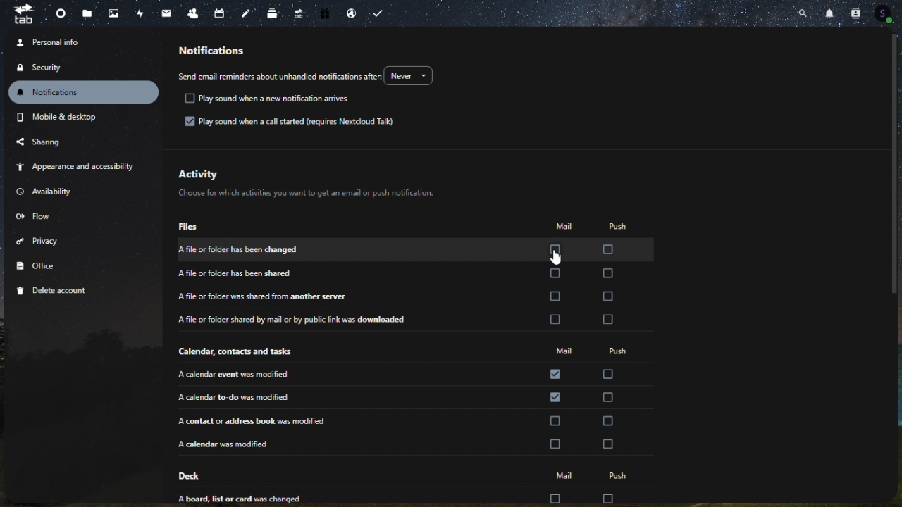  I want to click on sharing, so click(58, 140).